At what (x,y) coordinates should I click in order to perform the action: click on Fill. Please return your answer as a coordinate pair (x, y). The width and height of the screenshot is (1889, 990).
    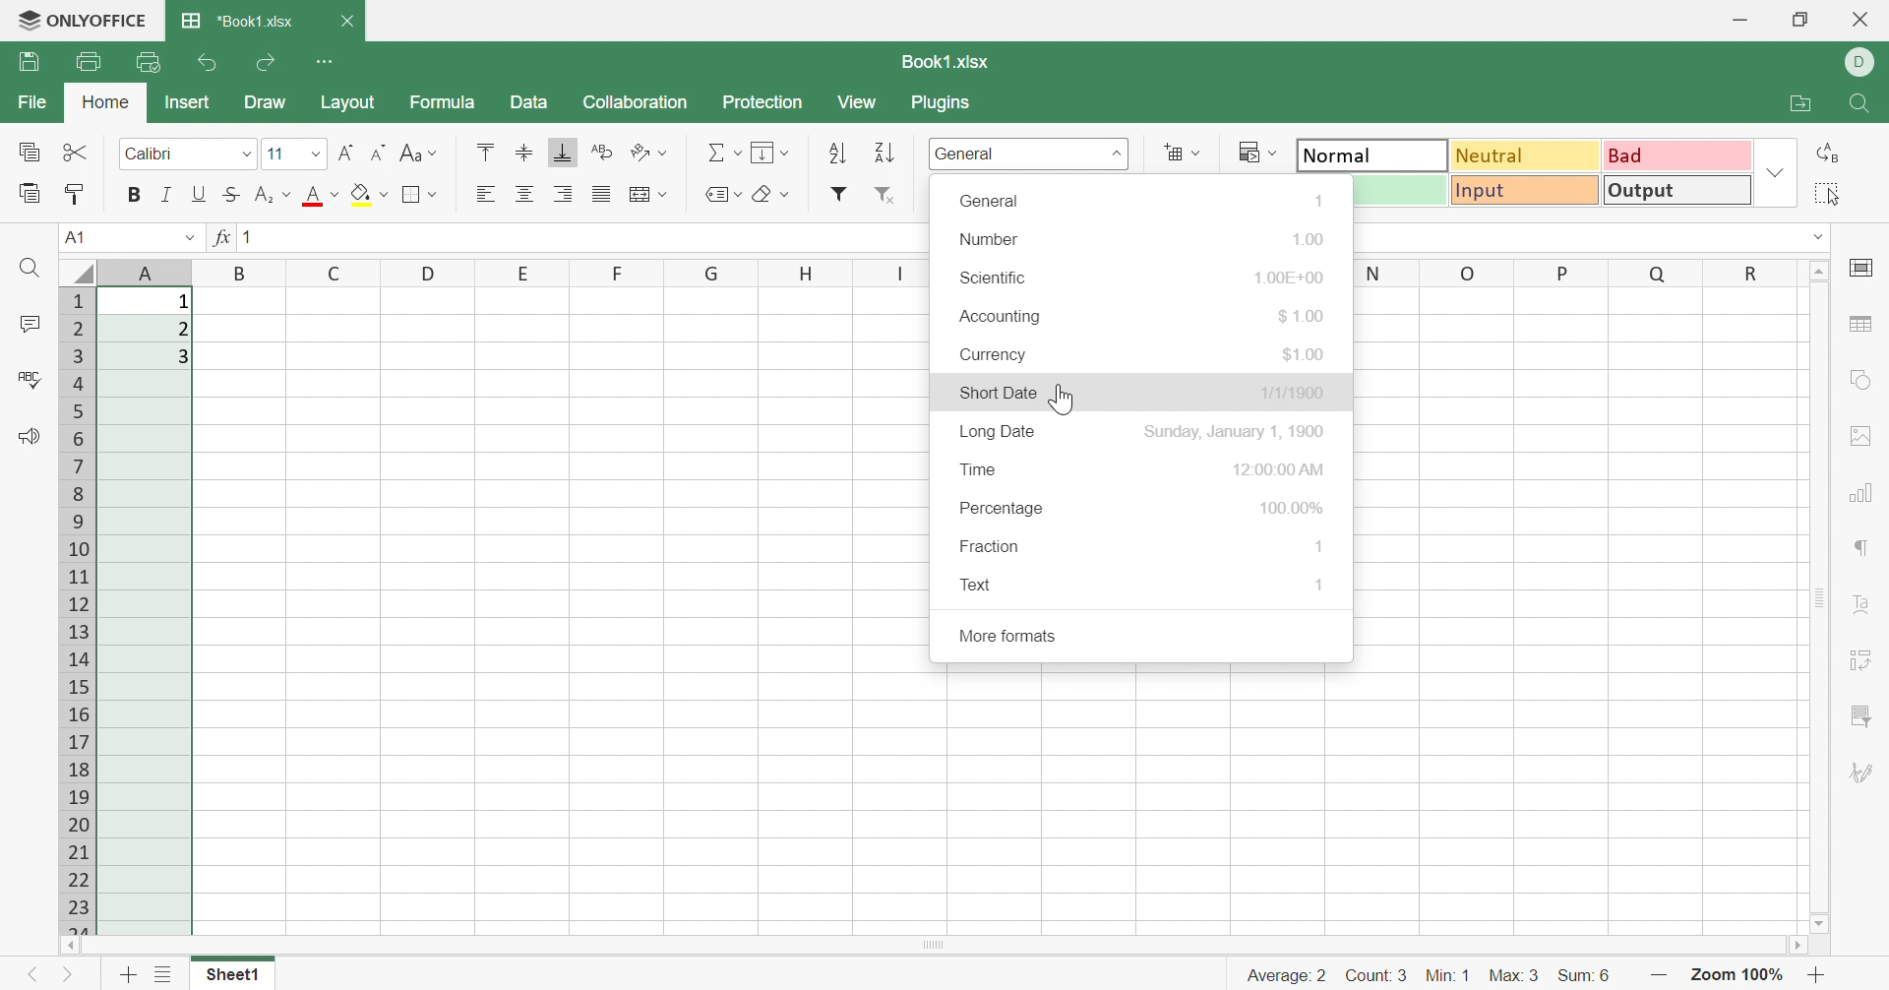
    Looking at the image, I should click on (768, 152).